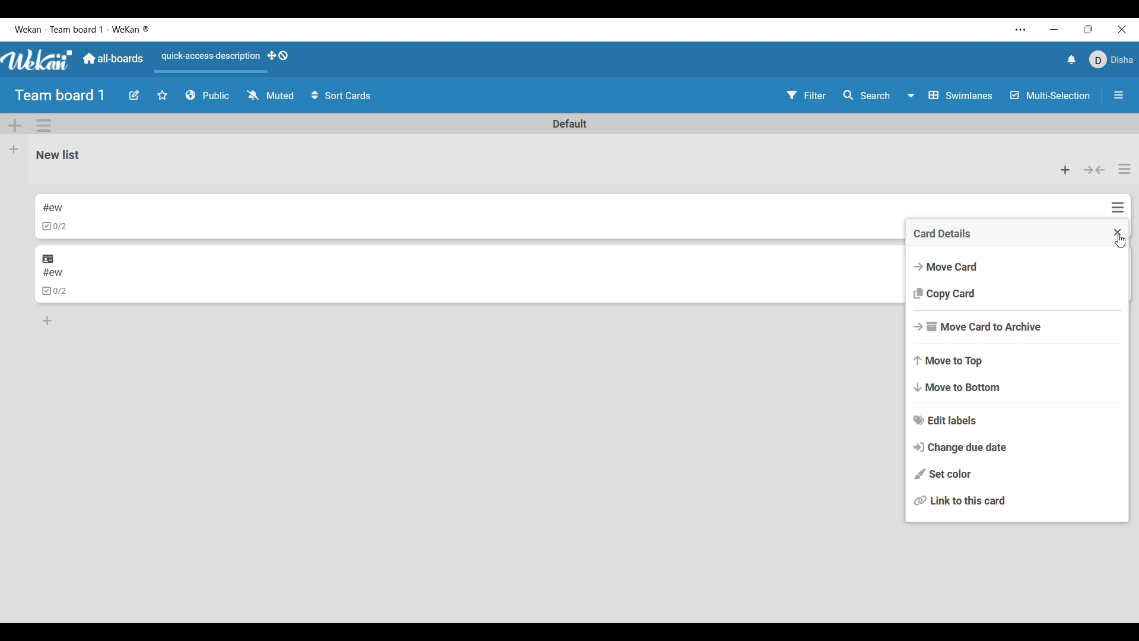 The width and height of the screenshot is (1139, 641). Describe the element at coordinates (342, 96) in the screenshot. I see `Sort cards` at that location.